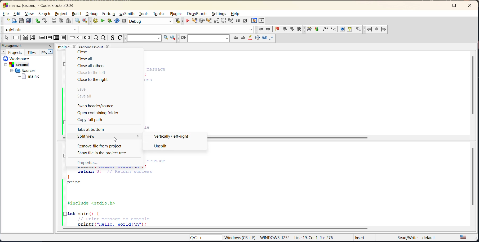 This screenshot has width=479, height=242. What do you see at coordinates (77, 21) in the screenshot?
I see `find` at bounding box center [77, 21].